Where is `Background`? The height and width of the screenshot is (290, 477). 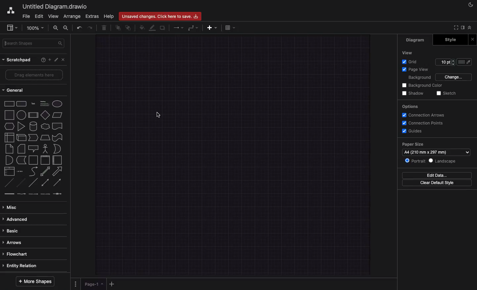
Background is located at coordinates (419, 77).